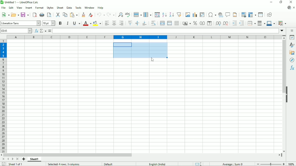 This screenshot has width=296, height=166. What do you see at coordinates (11, 8) in the screenshot?
I see `Edit` at bounding box center [11, 8].